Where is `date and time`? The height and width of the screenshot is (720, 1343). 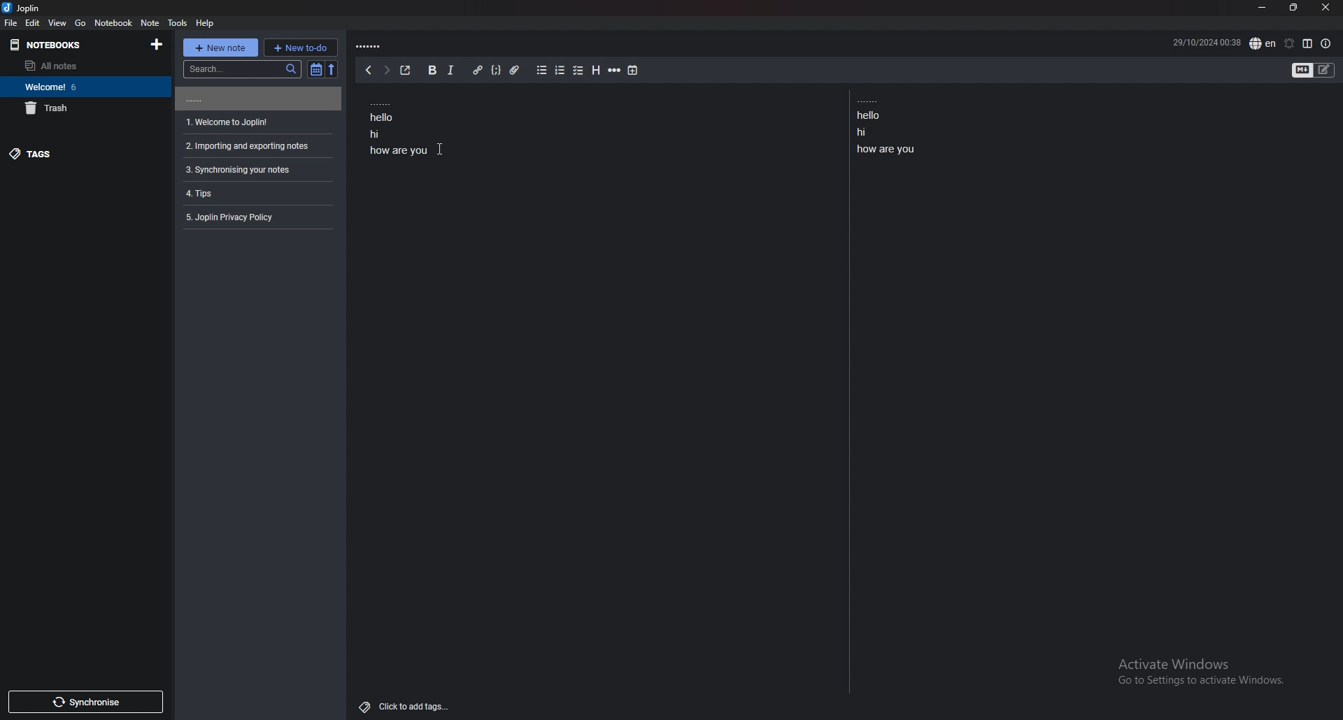 date and time is located at coordinates (1206, 41).